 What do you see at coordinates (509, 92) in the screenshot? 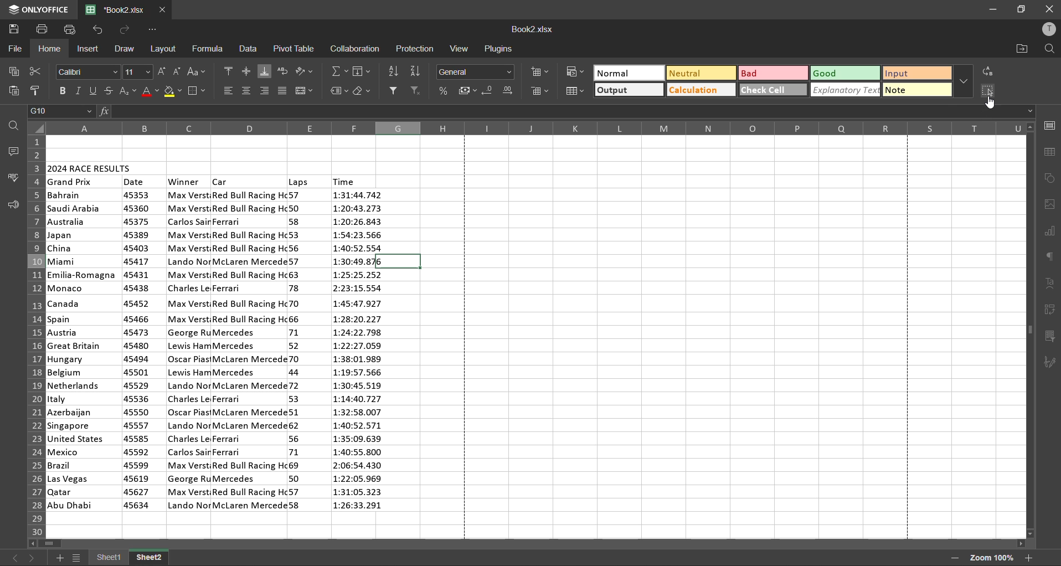
I see `increase decimal` at bounding box center [509, 92].